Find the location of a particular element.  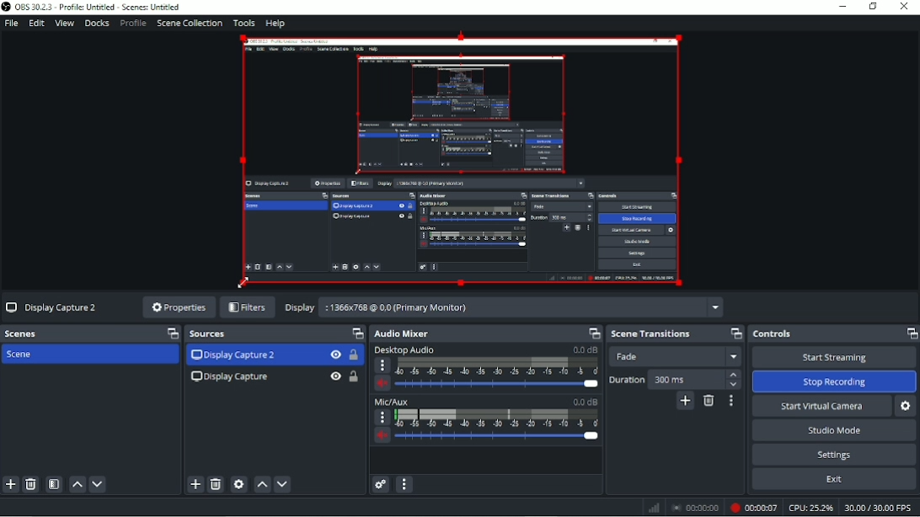

Sources is located at coordinates (213, 335).